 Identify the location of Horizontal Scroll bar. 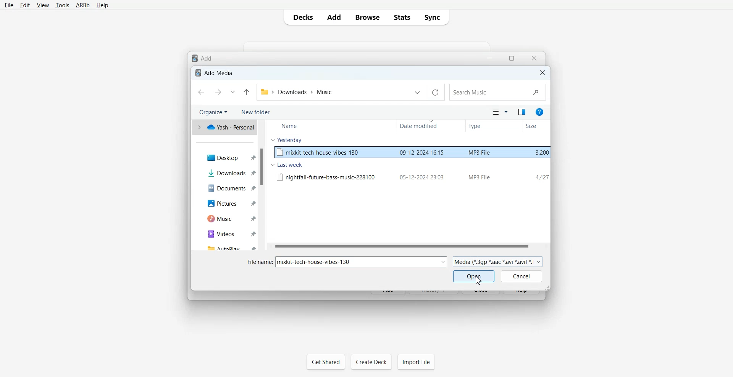
(408, 246).